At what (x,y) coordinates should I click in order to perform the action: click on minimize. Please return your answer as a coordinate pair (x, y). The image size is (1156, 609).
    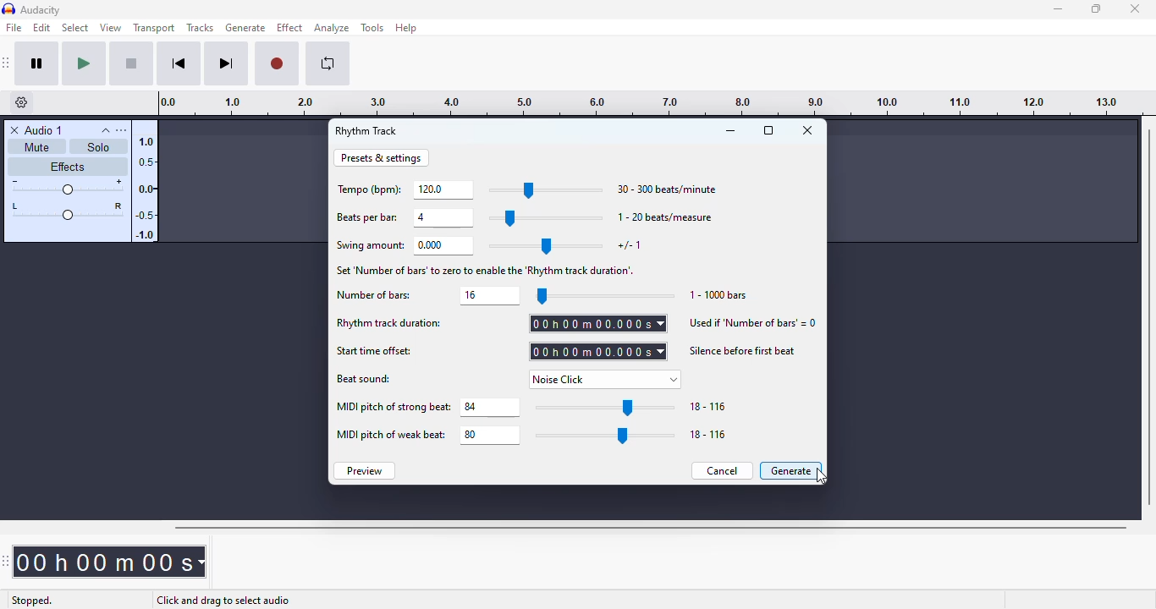
    Looking at the image, I should click on (1060, 9).